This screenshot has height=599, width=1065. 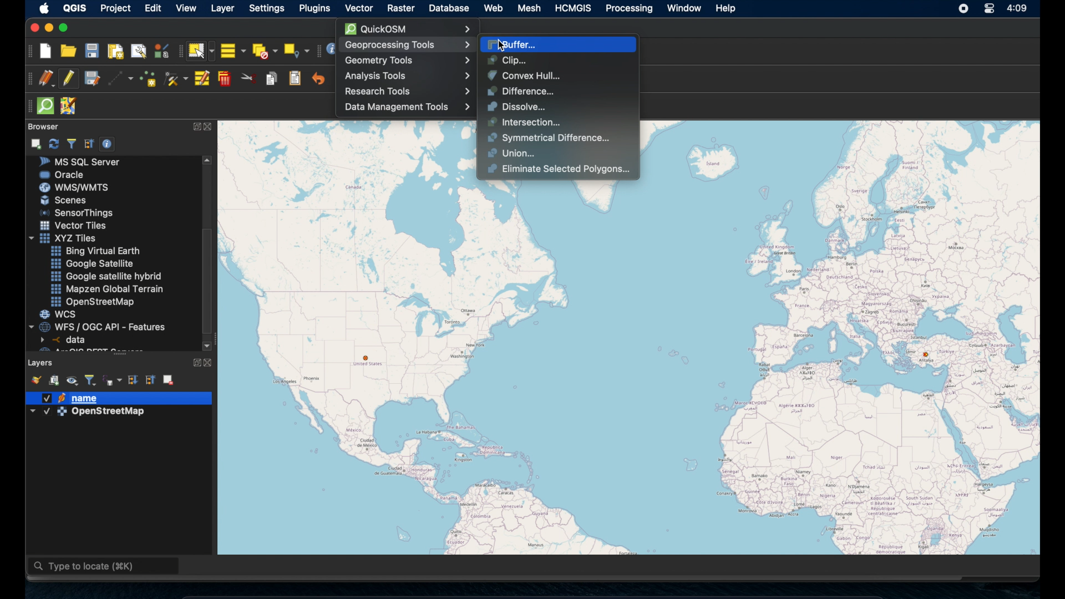 I want to click on deselect features form all layers, so click(x=266, y=50).